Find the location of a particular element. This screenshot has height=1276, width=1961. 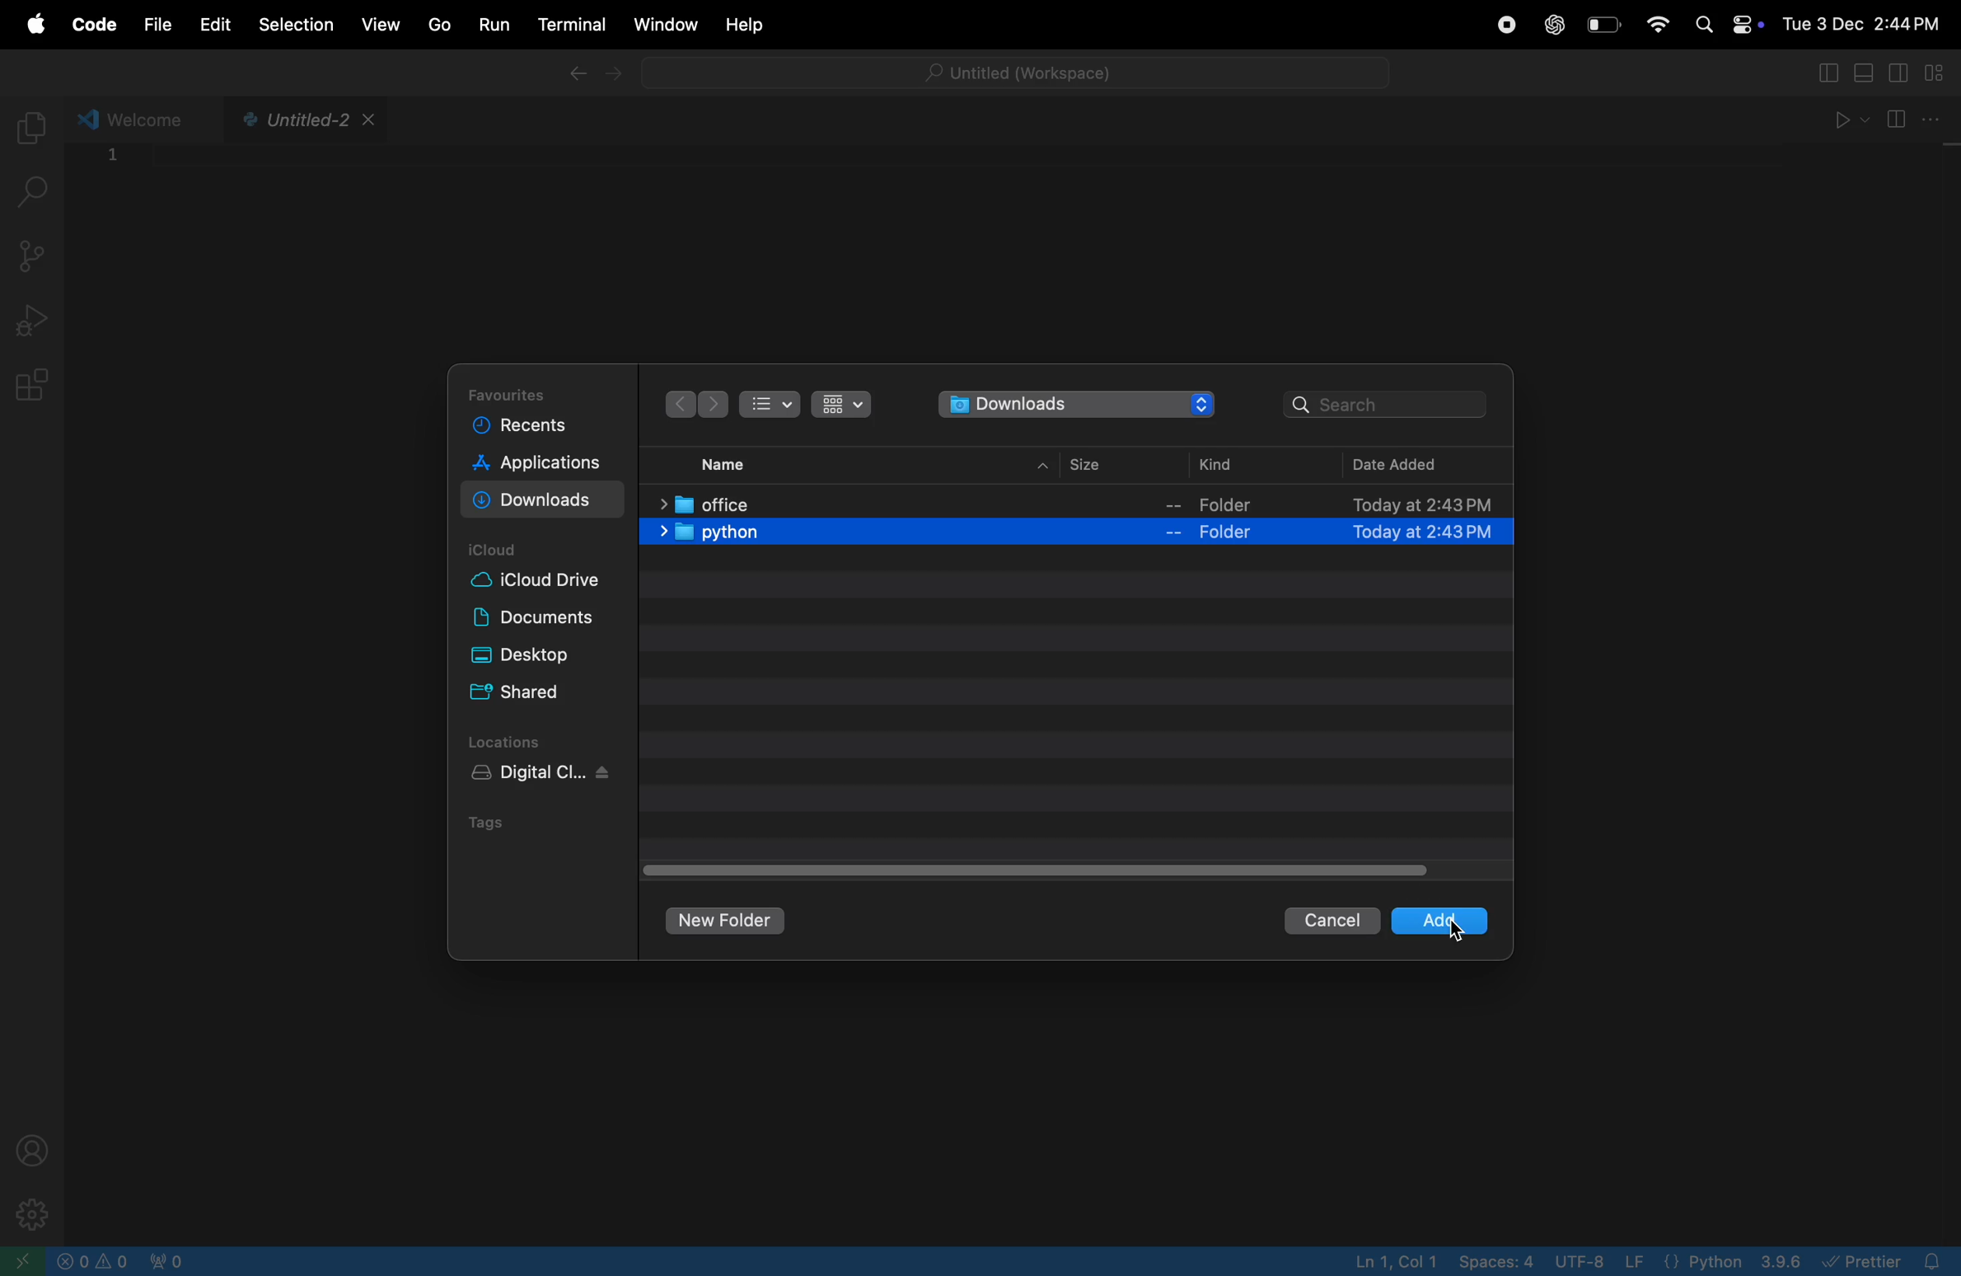

view is located at coordinates (383, 24).